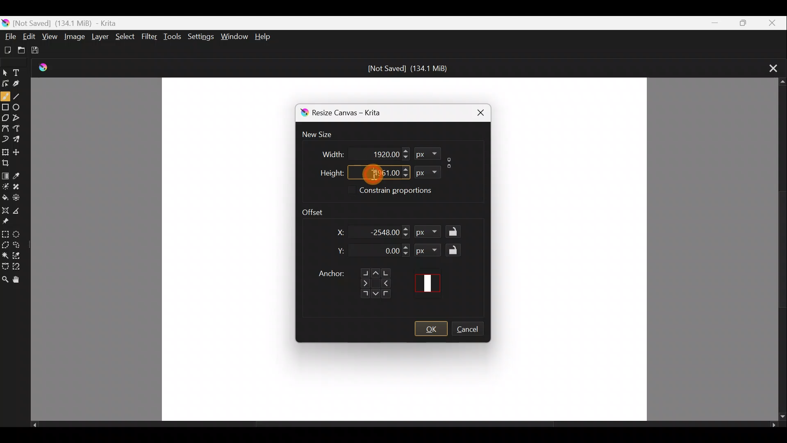  I want to click on File, so click(9, 35).